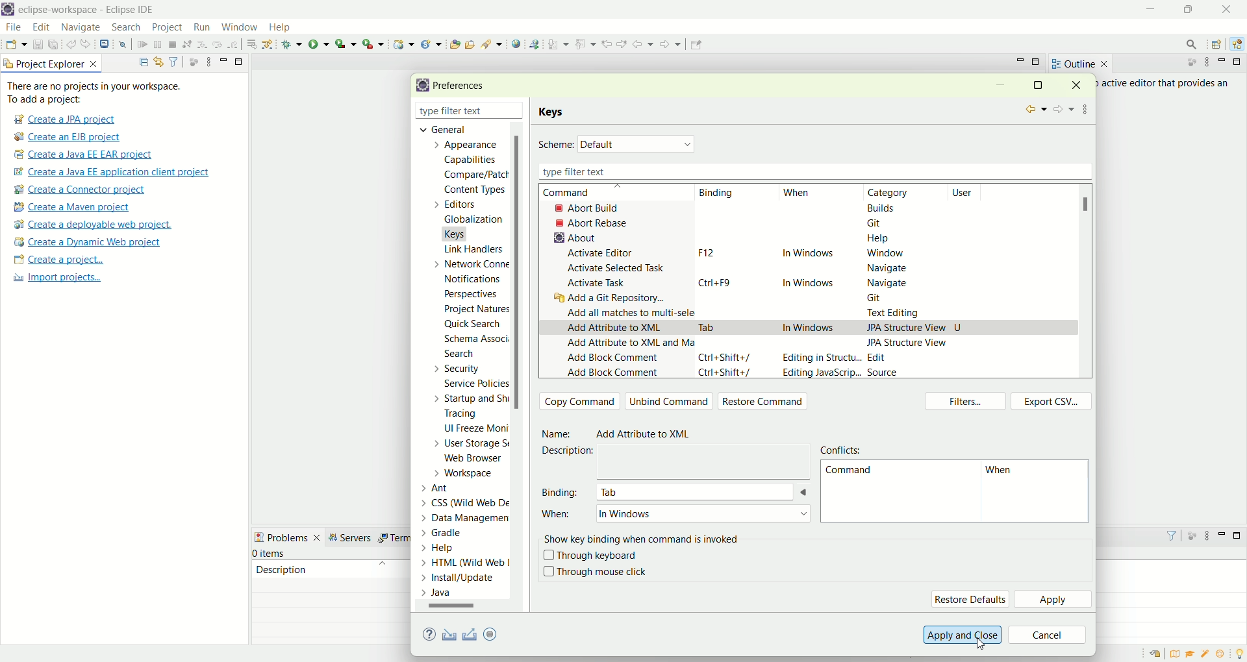  What do you see at coordinates (844, 448) in the screenshot?
I see `conflict` at bounding box center [844, 448].